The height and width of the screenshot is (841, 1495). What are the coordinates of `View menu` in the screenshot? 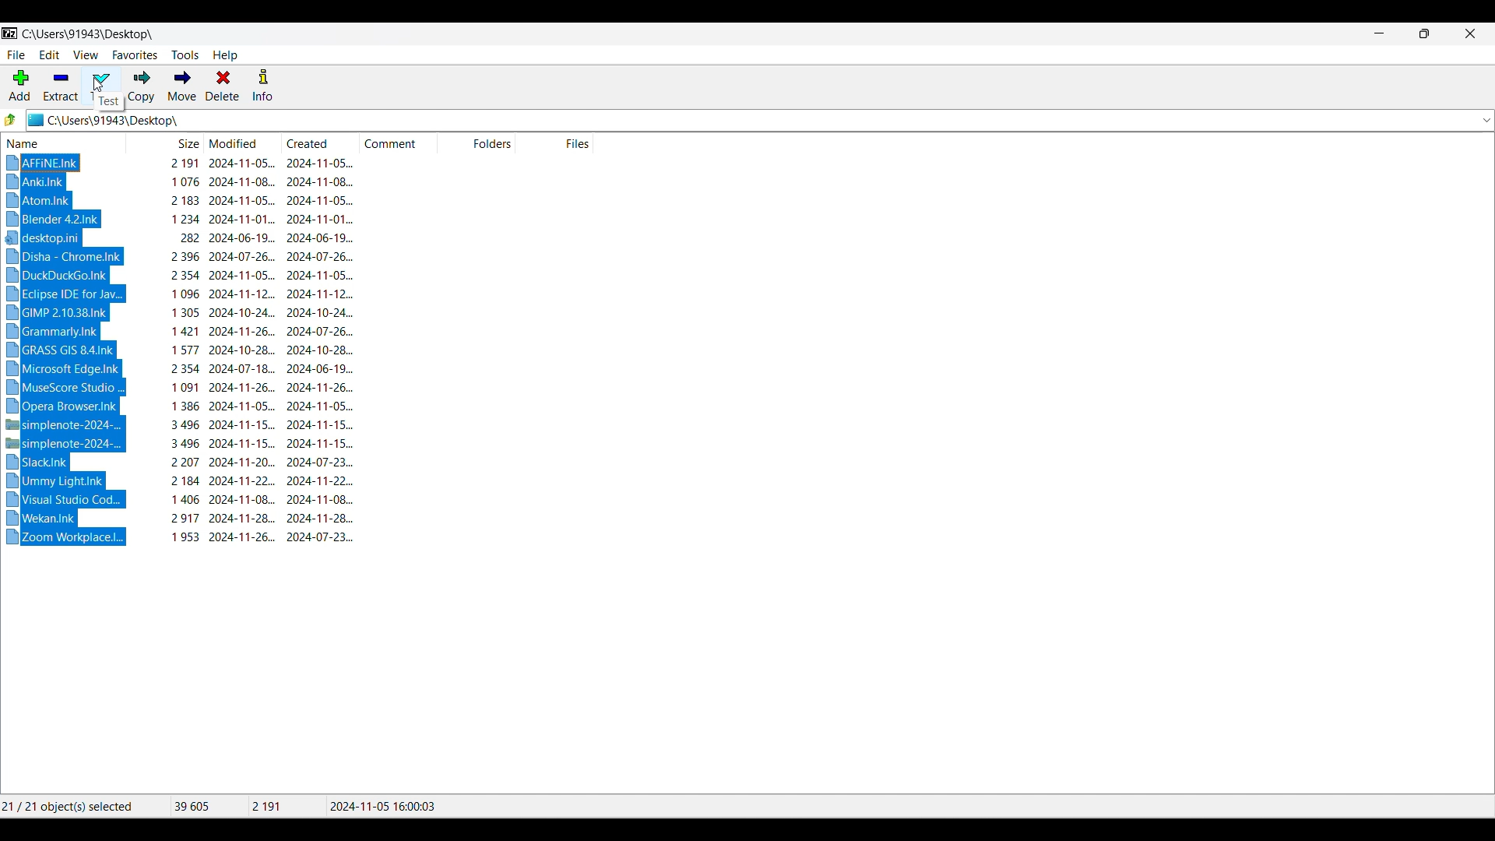 It's located at (86, 55).